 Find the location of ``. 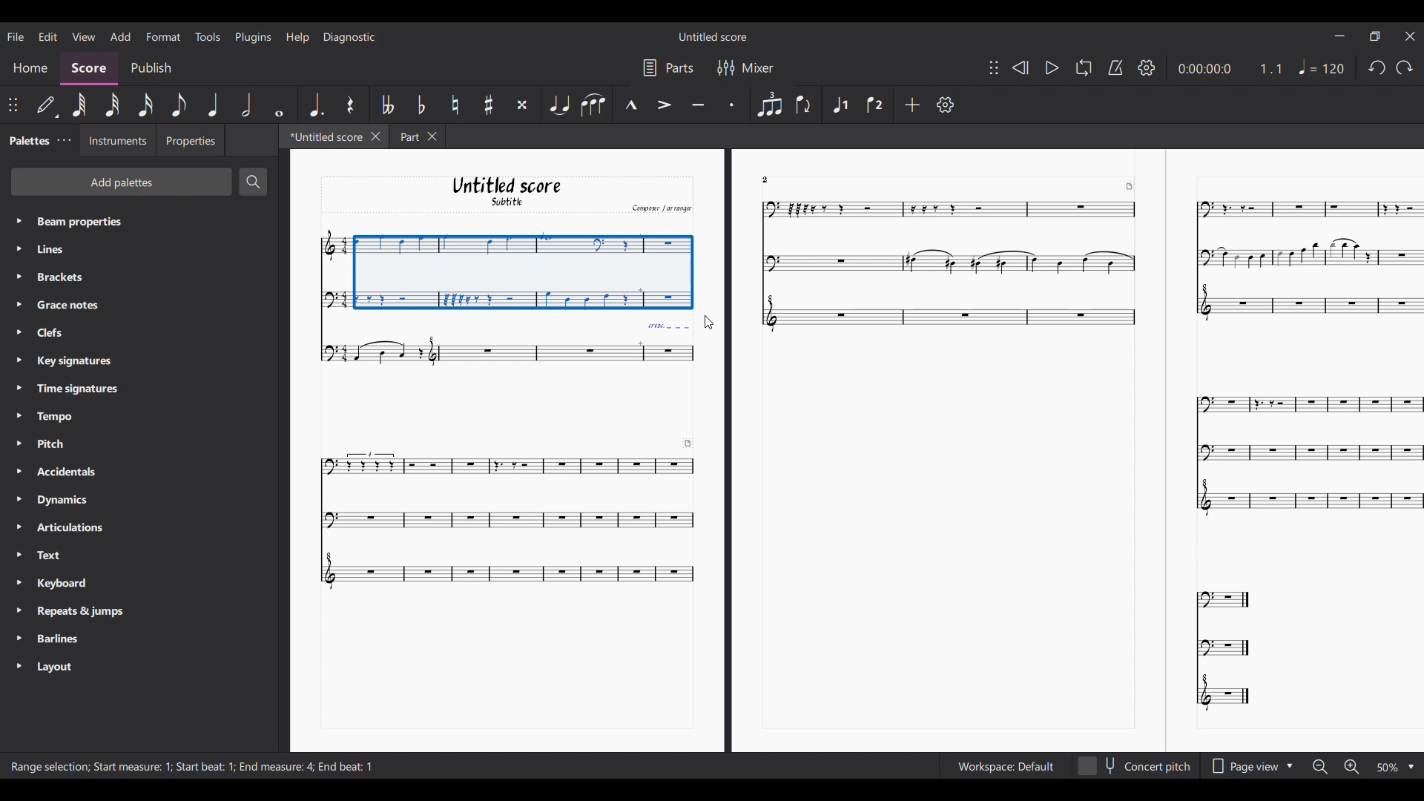

 is located at coordinates (512, 355).